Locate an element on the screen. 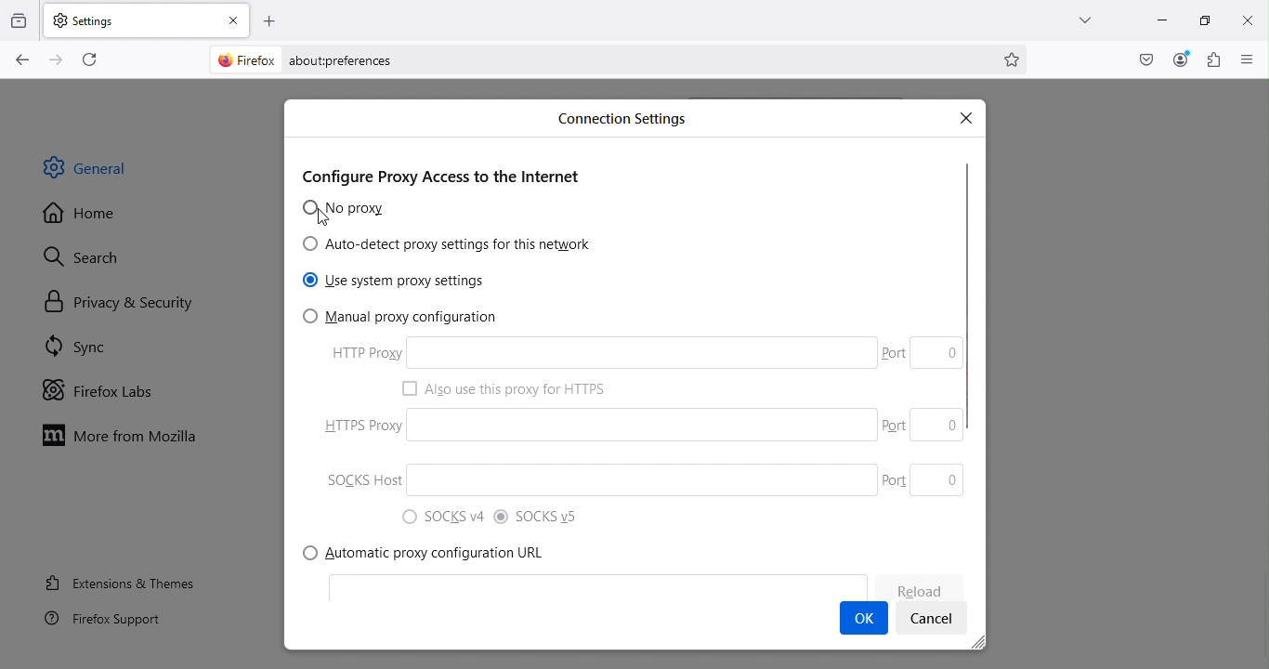 This screenshot has width=1269, height=669. Maximize tab is located at coordinates (1201, 18).